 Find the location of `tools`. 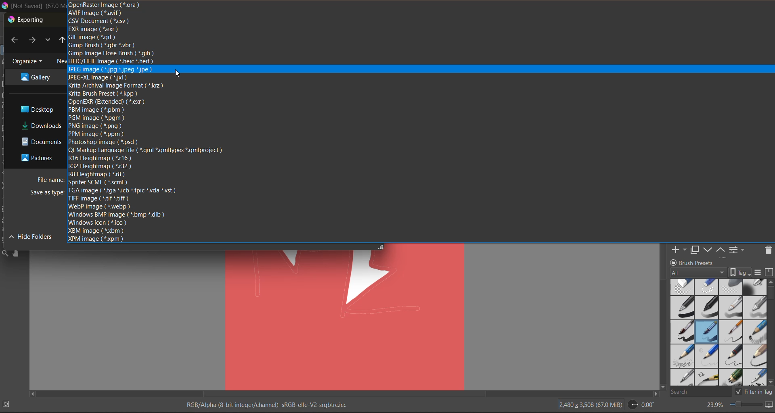

tools is located at coordinates (5, 252).